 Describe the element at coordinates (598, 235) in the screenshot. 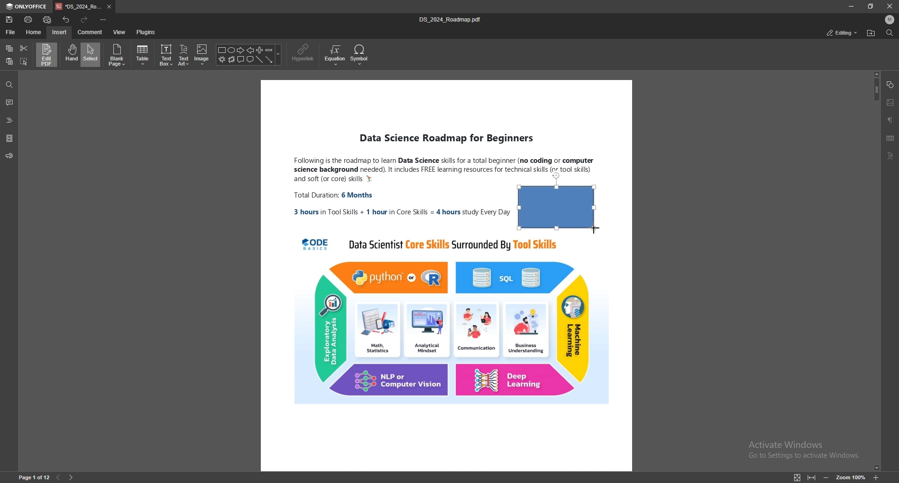

I see `cursor` at that location.